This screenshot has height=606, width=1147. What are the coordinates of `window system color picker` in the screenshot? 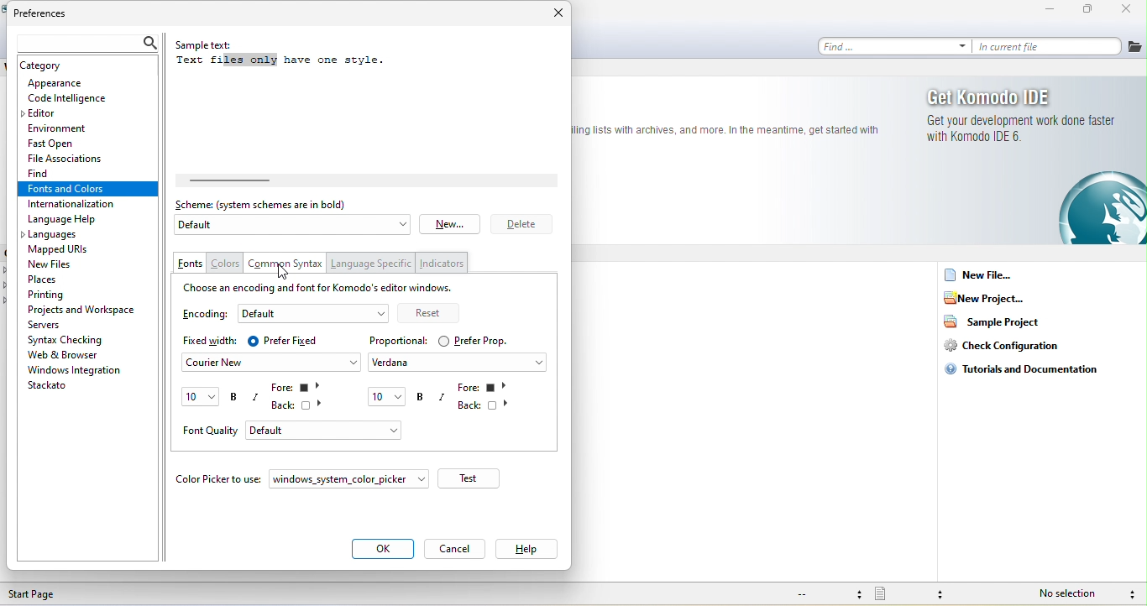 It's located at (352, 478).